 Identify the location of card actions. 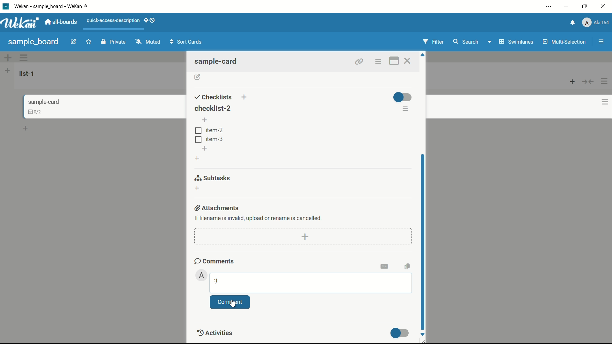
(600, 102).